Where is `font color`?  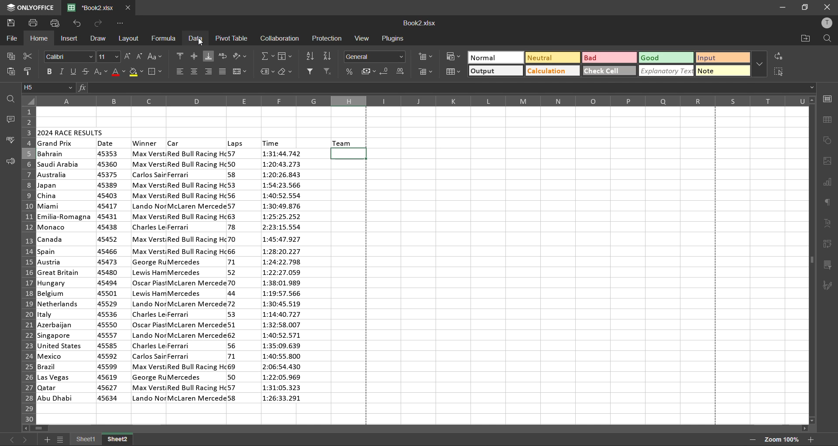
font color is located at coordinates (120, 72).